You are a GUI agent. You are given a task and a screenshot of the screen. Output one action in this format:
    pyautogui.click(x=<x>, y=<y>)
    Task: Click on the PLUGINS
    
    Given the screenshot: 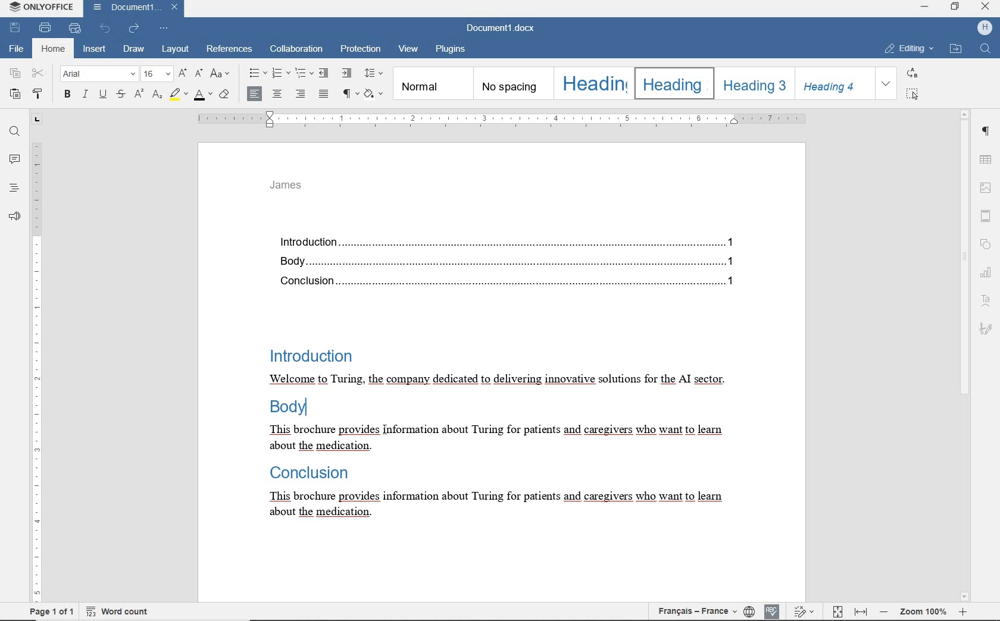 What is the action you would take?
    pyautogui.click(x=454, y=50)
    